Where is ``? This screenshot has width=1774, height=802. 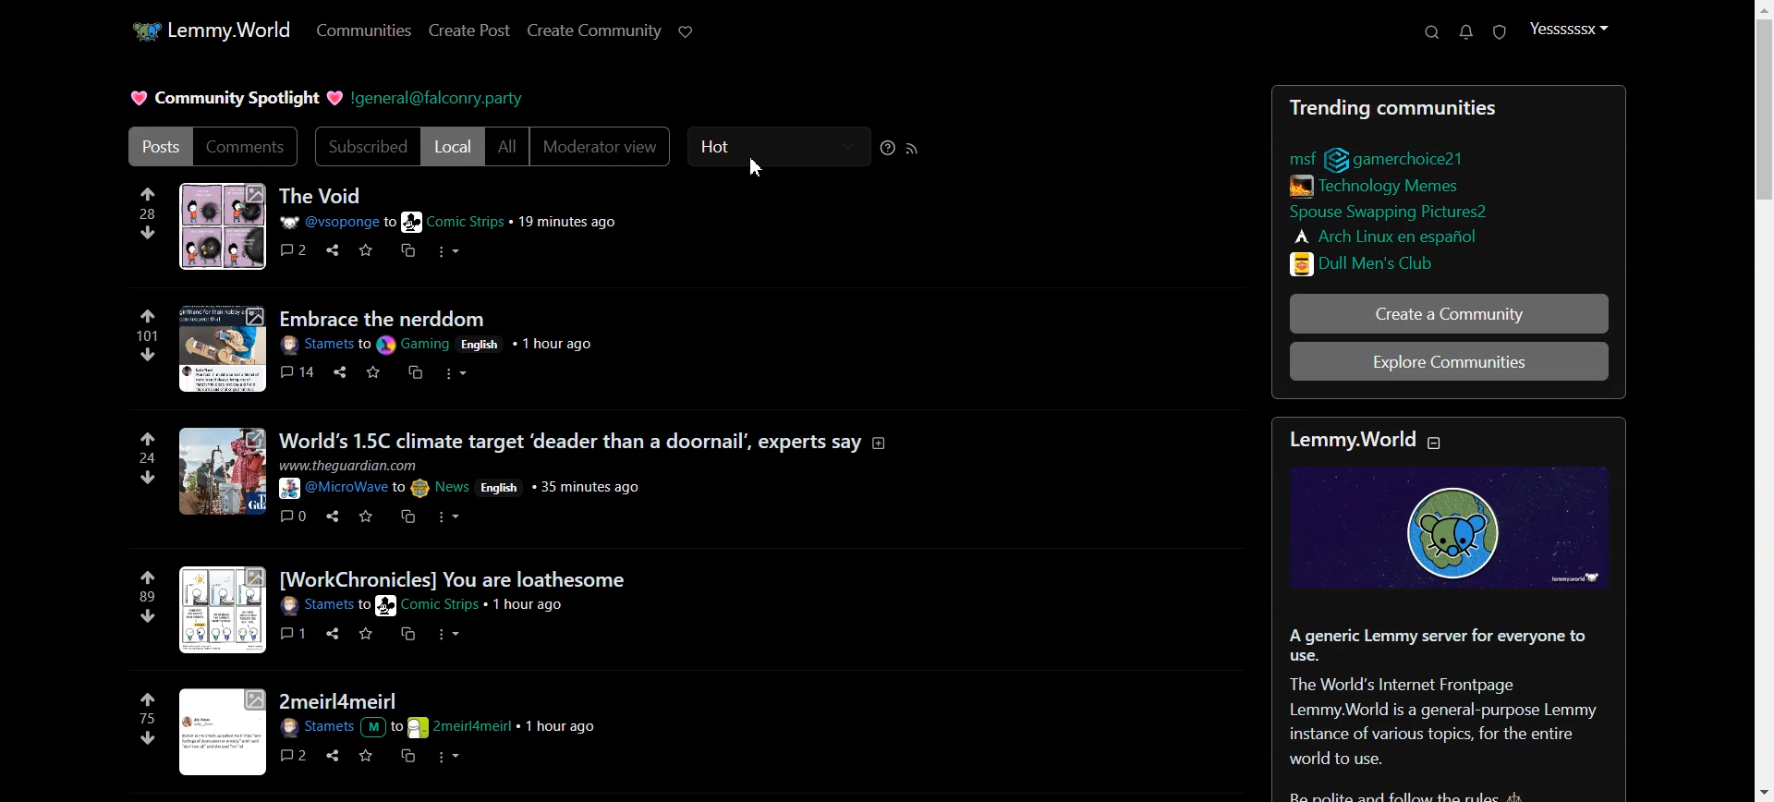
 is located at coordinates (223, 732).